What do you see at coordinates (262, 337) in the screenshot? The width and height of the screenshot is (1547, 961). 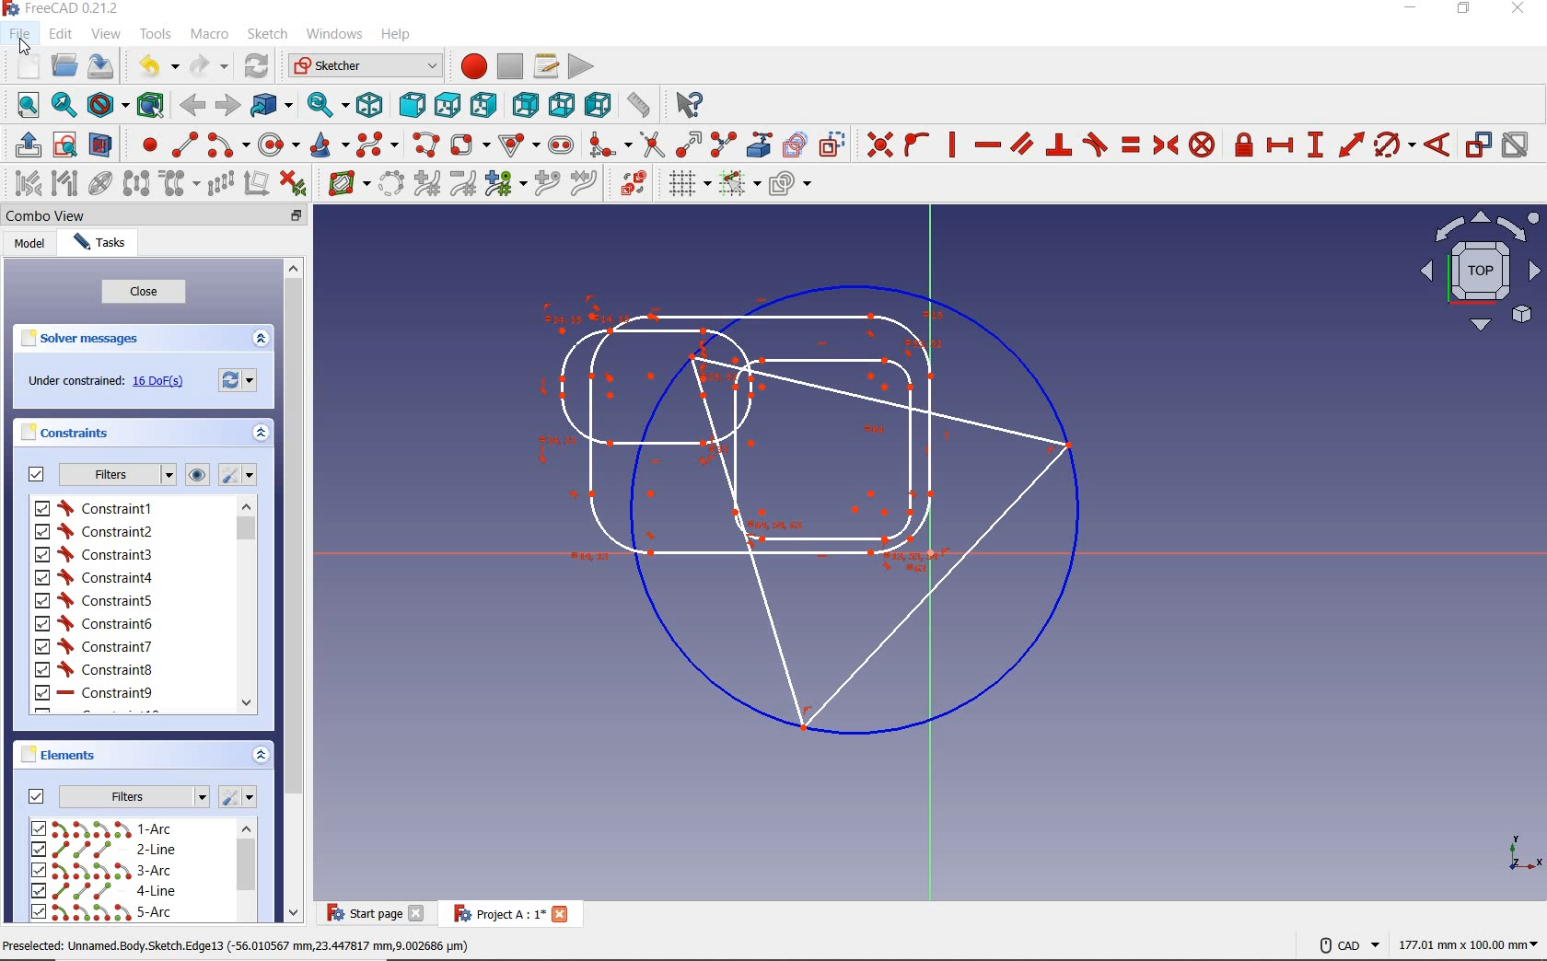 I see `expand` at bounding box center [262, 337].